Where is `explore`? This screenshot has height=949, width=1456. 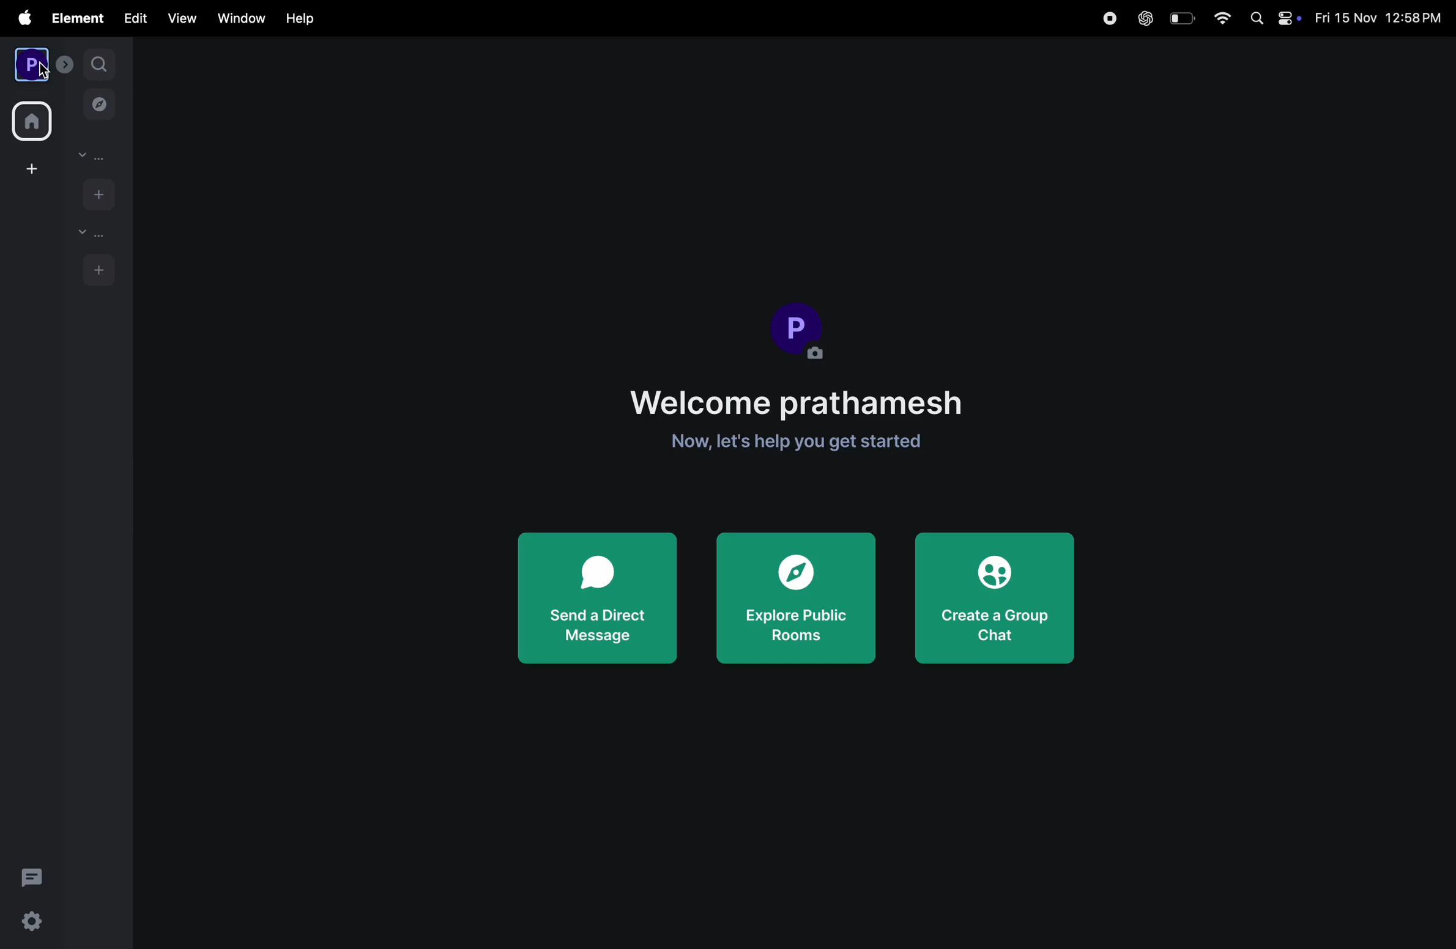
explore is located at coordinates (100, 103).